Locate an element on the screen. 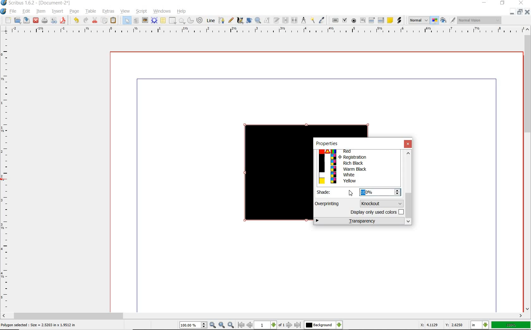 The image size is (531, 330). pdf list box is located at coordinates (381, 20).